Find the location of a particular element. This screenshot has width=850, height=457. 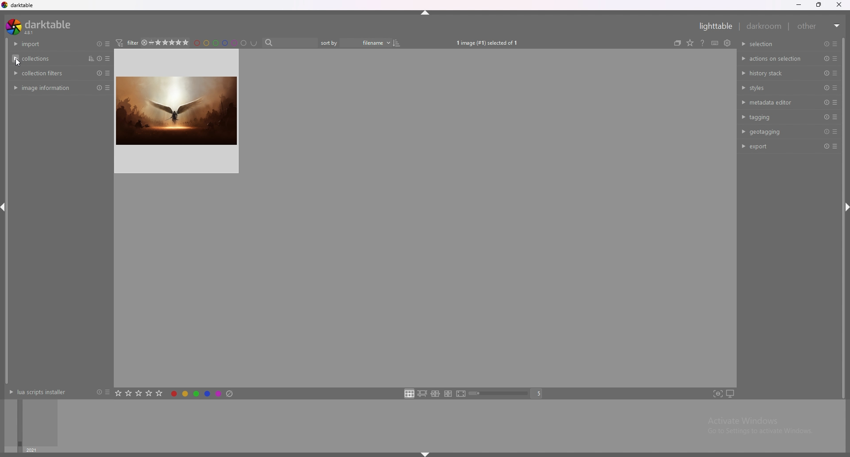

sort bar is located at coordinates (332, 43).